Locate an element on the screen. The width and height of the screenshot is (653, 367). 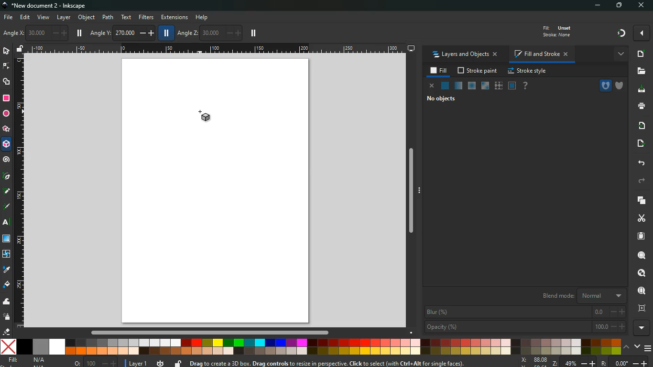
Ruler is located at coordinates (19, 191).